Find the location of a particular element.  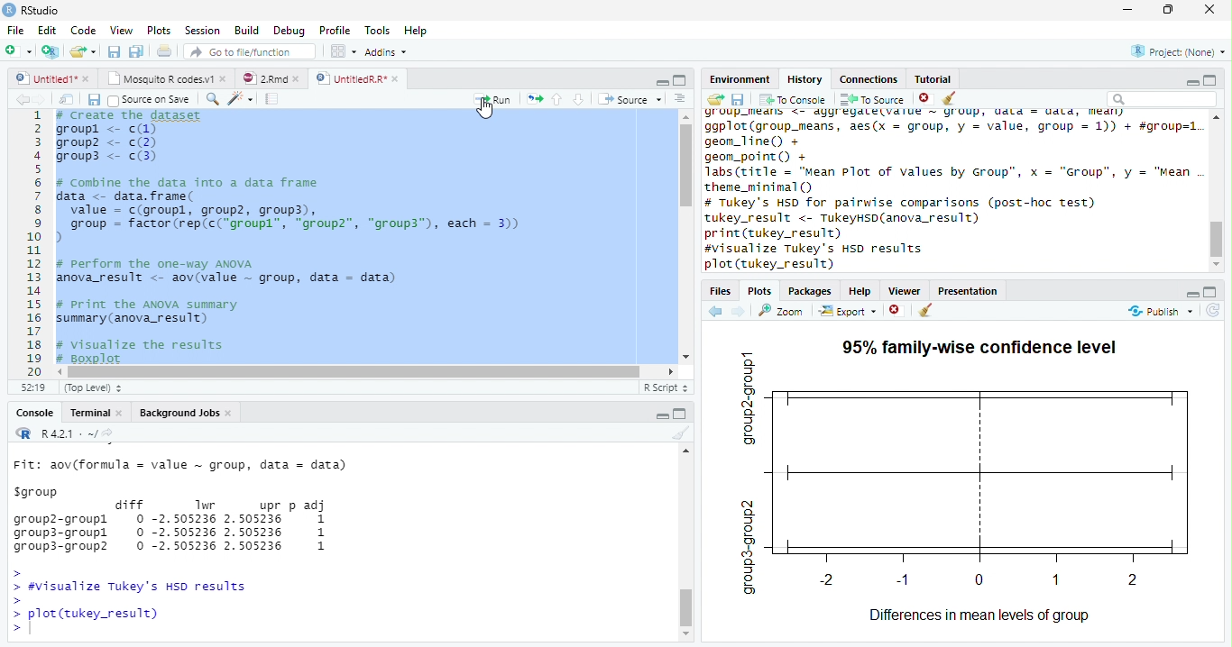

Project (None) is located at coordinates (1177, 51).